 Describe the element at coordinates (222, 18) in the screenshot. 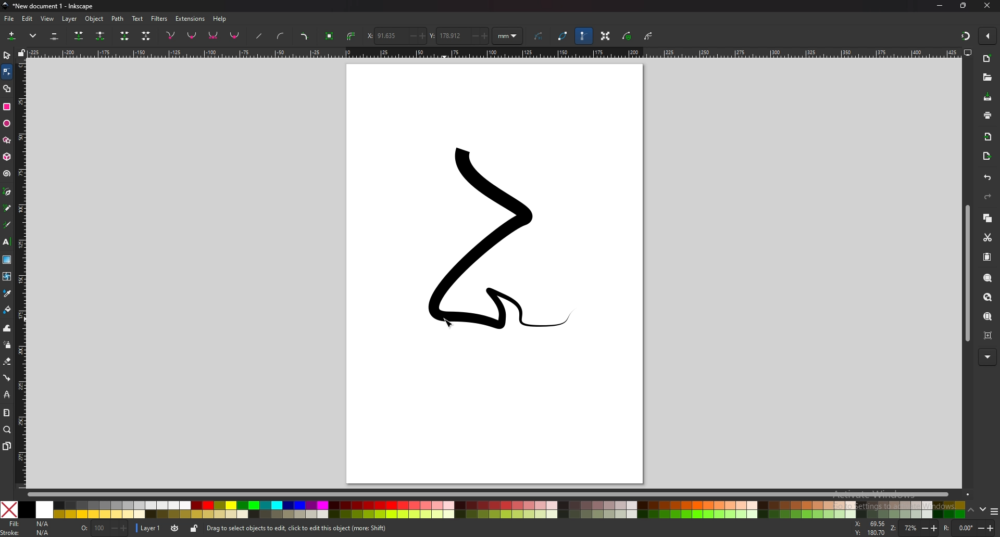

I see `help` at that location.